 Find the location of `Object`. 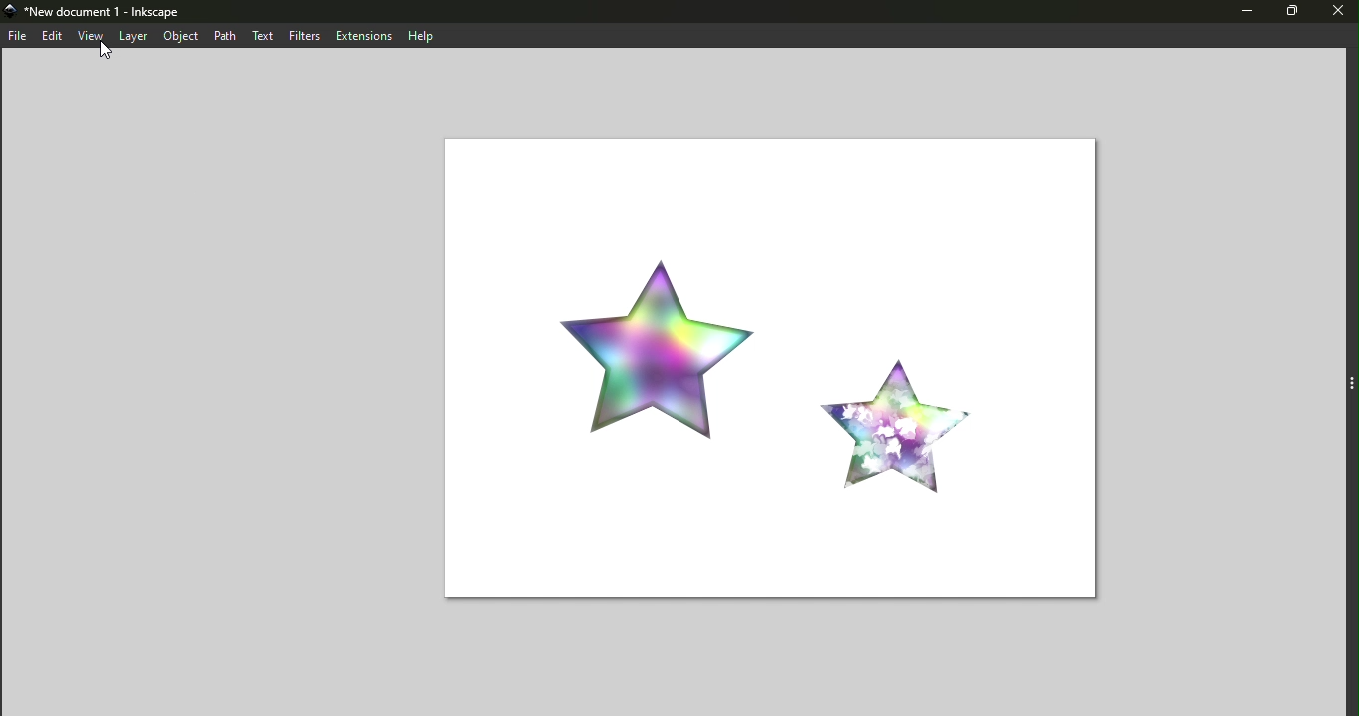

Object is located at coordinates (181, 35).